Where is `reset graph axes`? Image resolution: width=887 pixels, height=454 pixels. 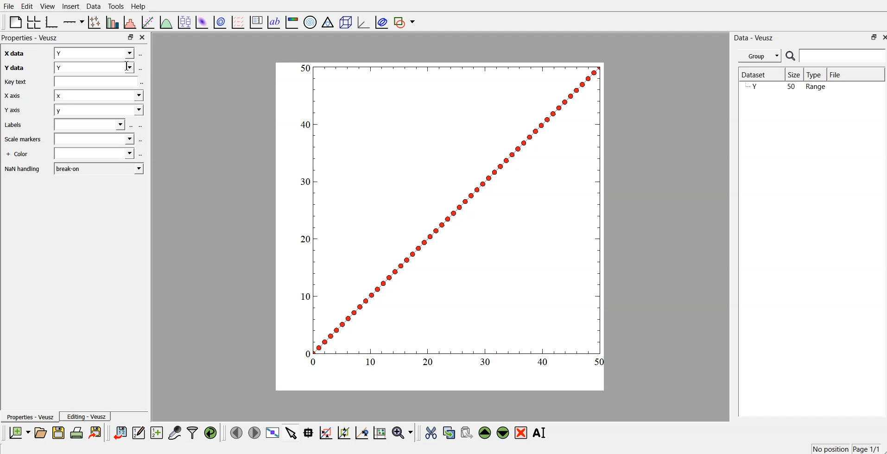 reset graph axes is located at coordinates (380, 434).